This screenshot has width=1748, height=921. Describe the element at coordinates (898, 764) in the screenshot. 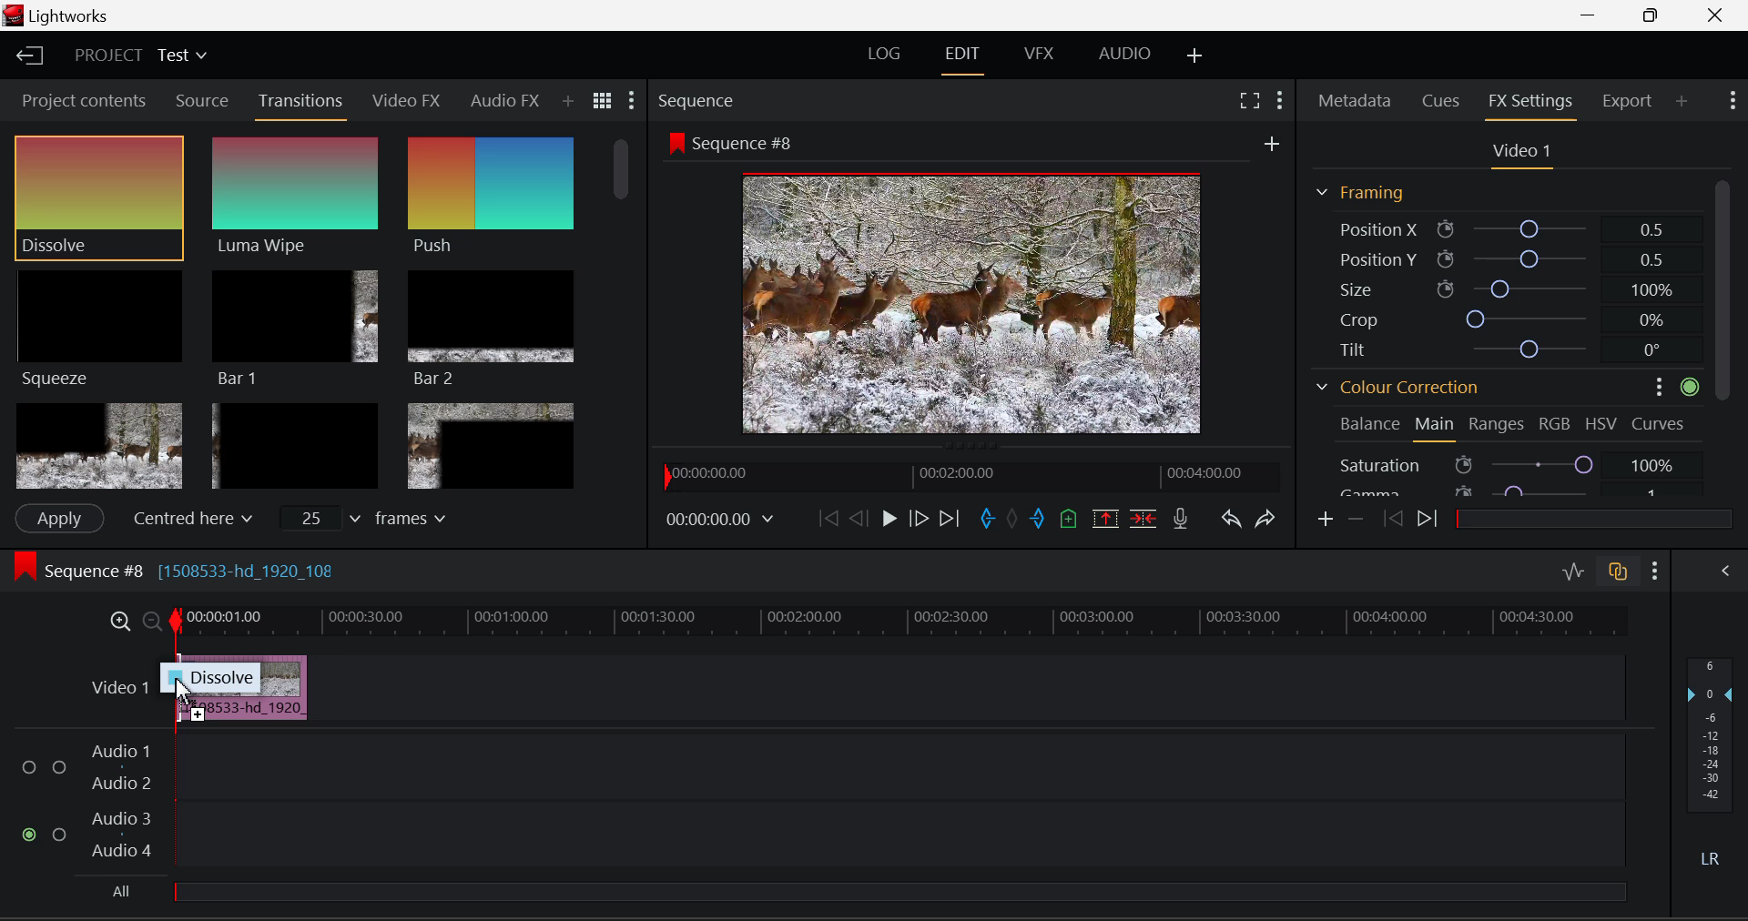

I see `Audio Input Field` at that location.